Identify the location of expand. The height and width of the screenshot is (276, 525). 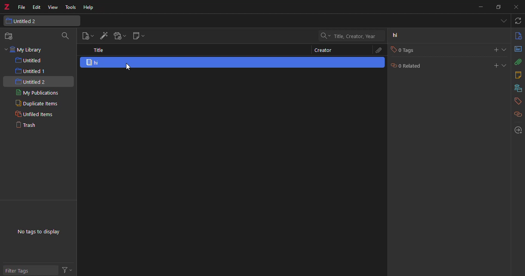
(505, 65).